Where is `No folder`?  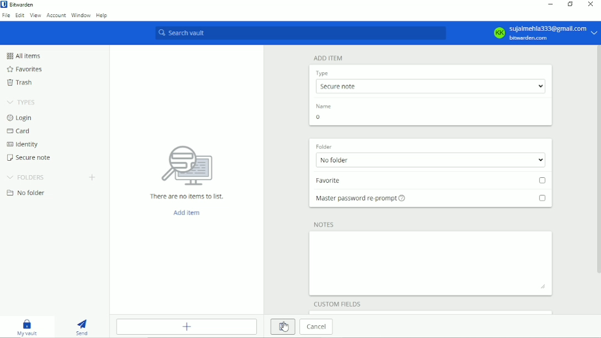
No folder is located at coordinates (429, 160).